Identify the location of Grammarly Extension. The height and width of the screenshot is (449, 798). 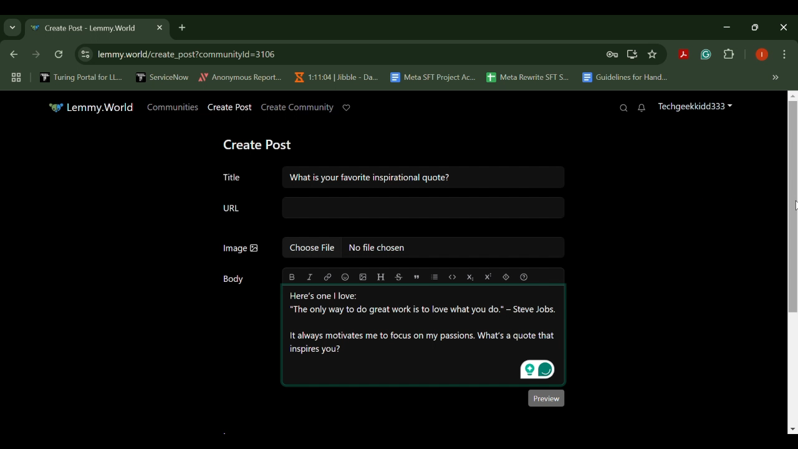
(704, 55).